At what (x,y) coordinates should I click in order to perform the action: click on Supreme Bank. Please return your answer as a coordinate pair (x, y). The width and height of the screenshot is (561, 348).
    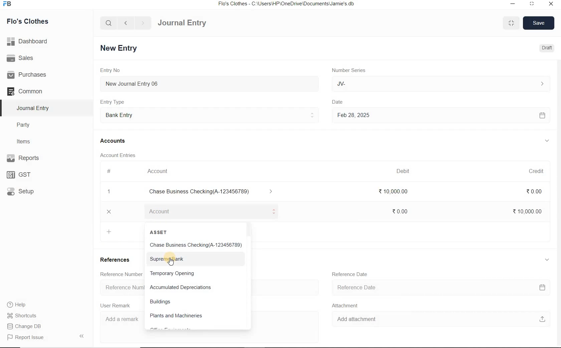
    Looking at the image, I should click on (167, 259).